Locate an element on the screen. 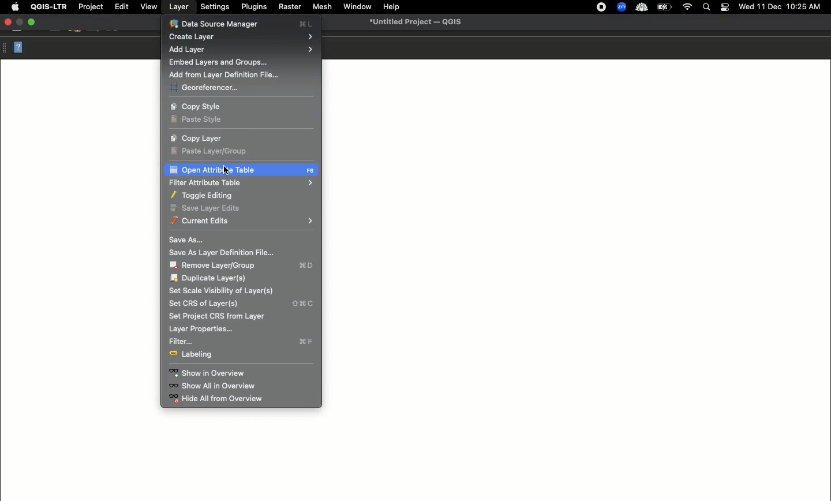  Show all in overview is located at coordinates (214, 386).